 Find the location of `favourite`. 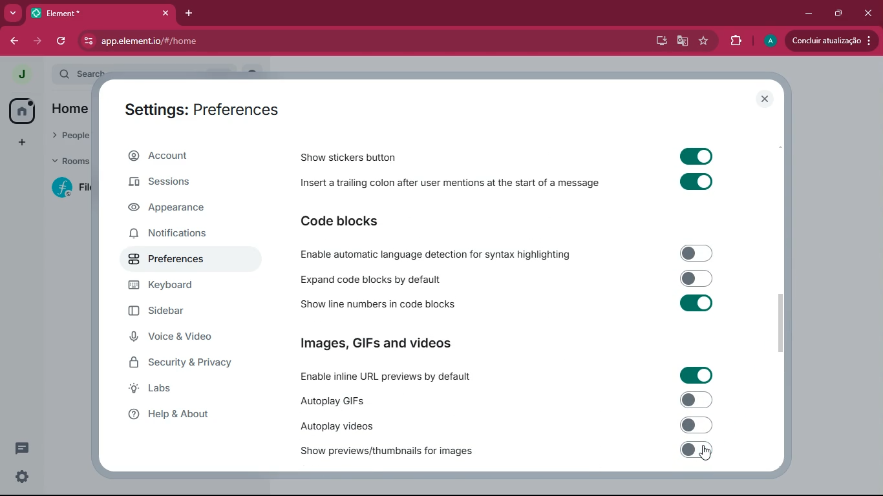

favourite is located at coordinates (703, 41).